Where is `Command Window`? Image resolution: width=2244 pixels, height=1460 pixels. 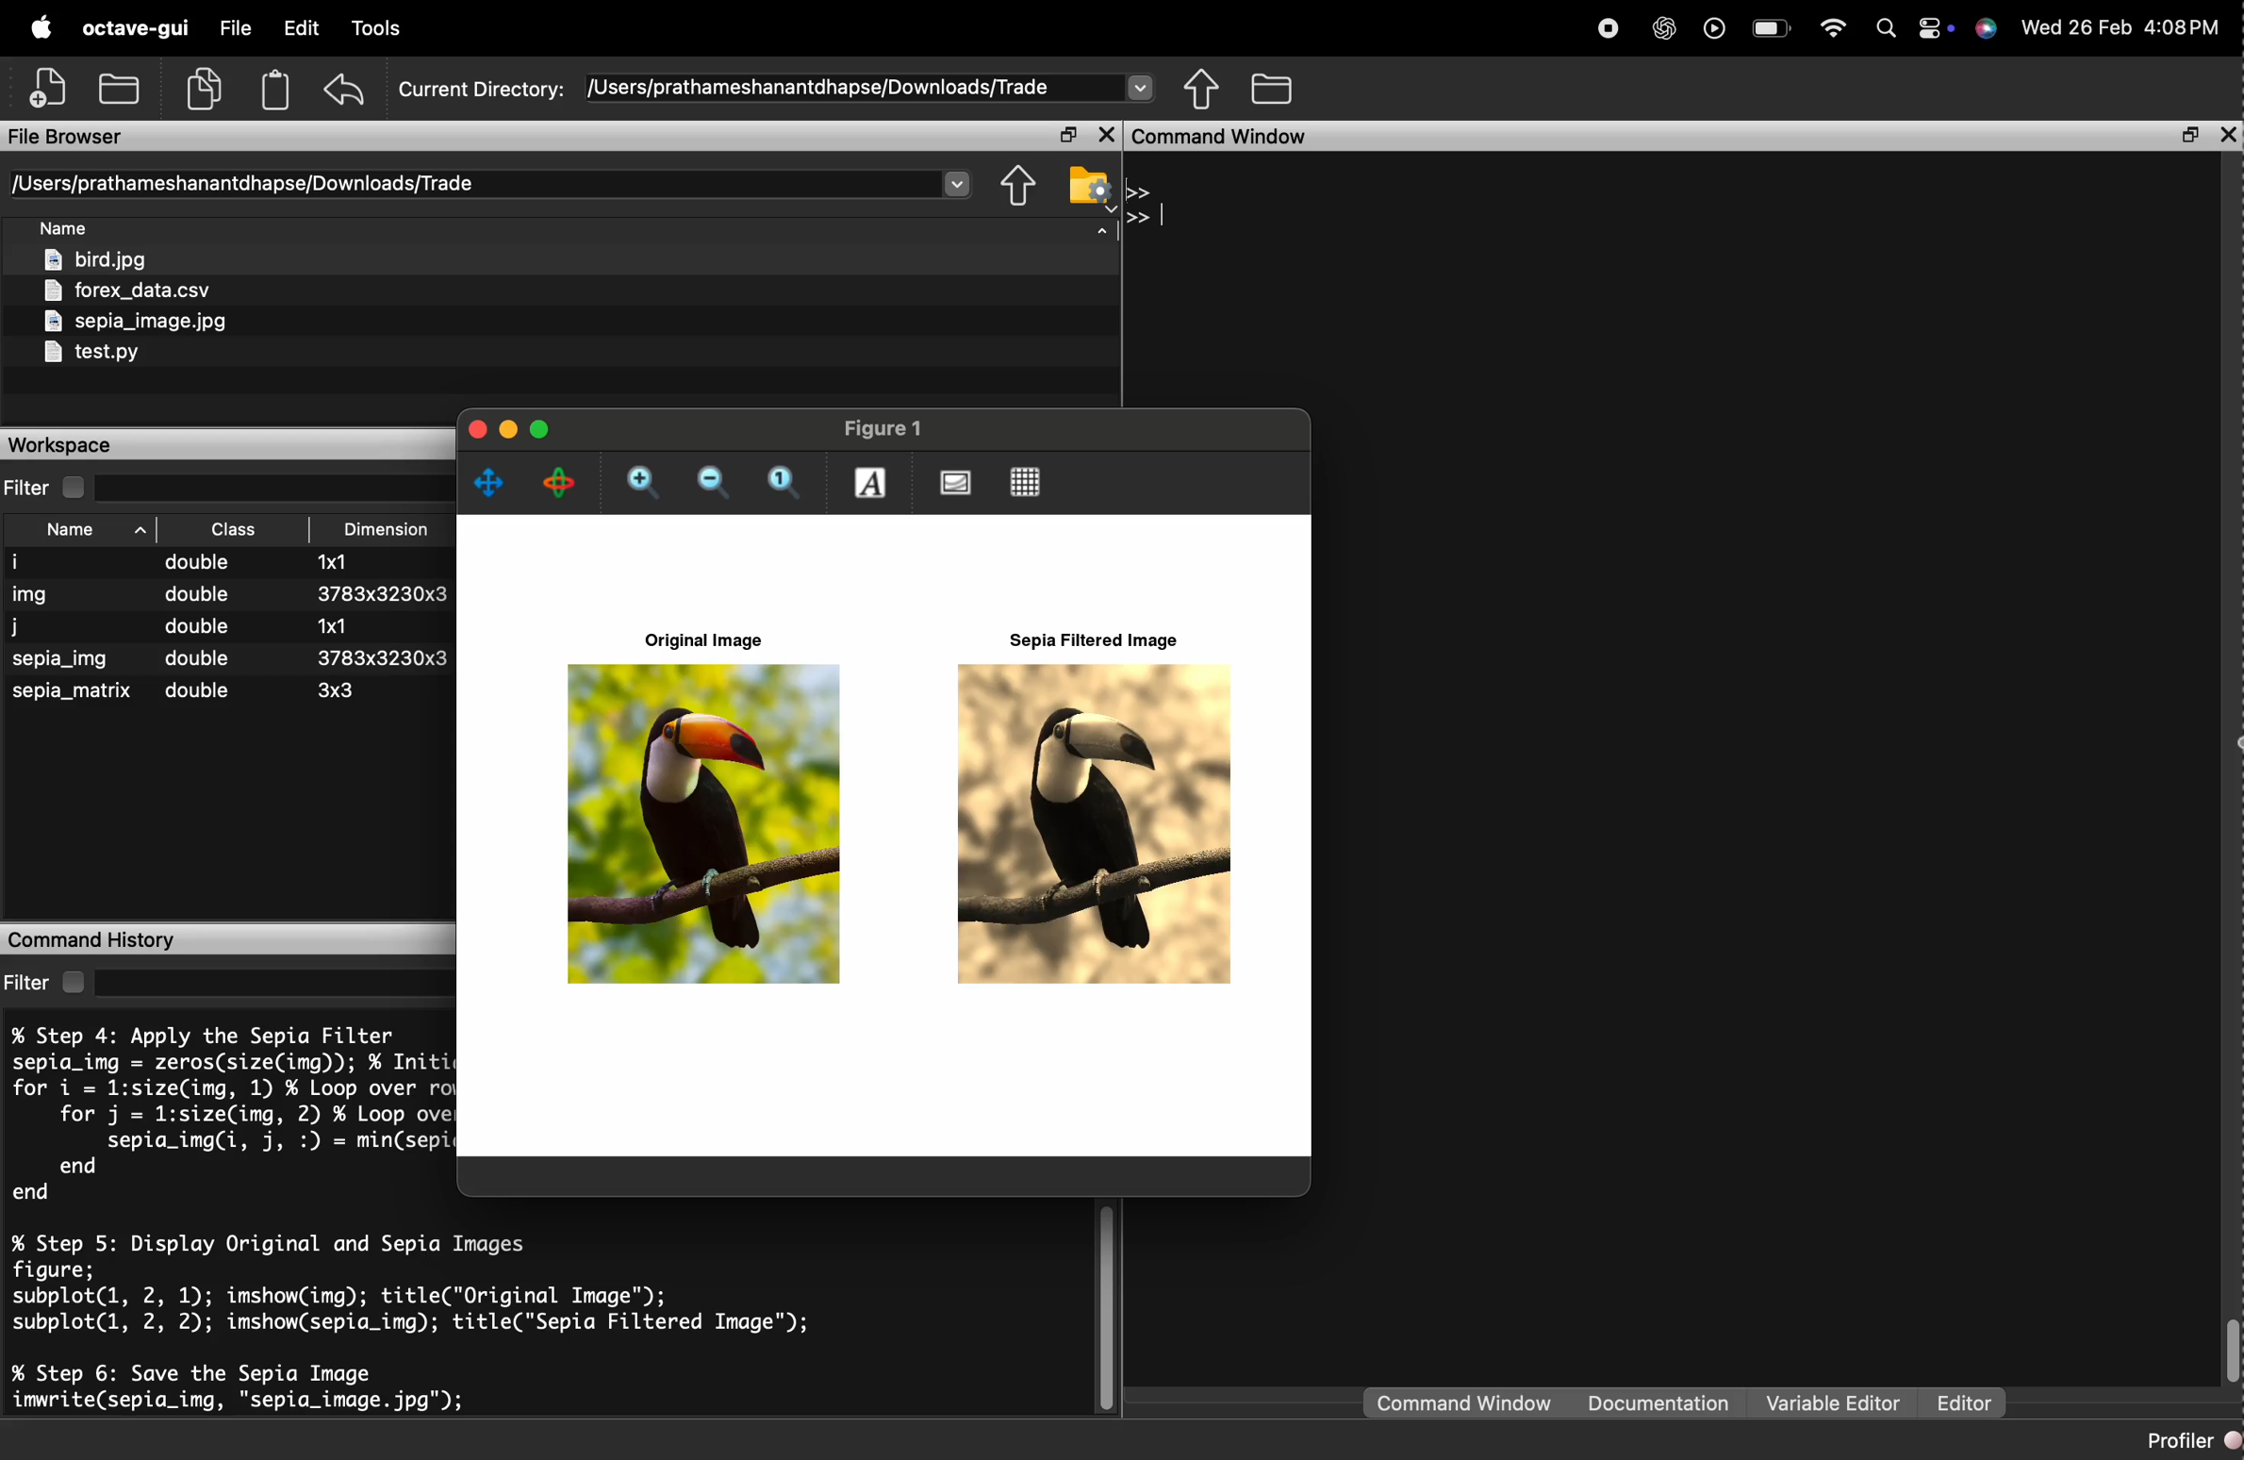 Command Window is located at coordinates (1219, 138).